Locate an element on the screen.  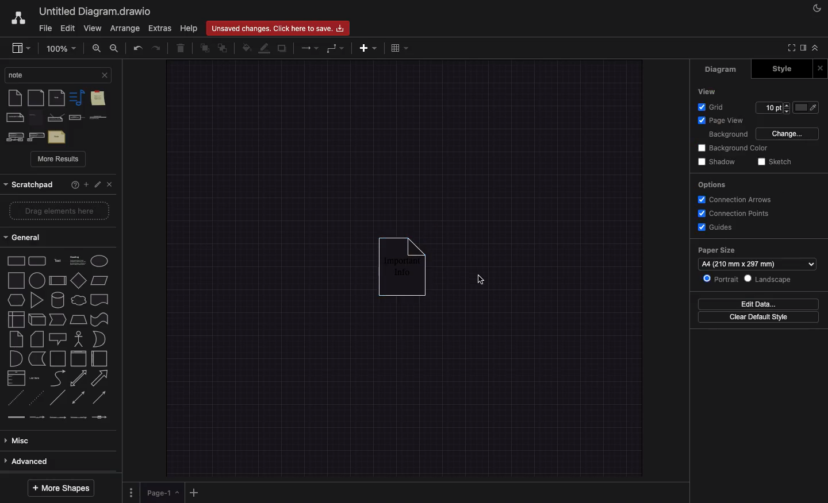
Connection points is located at coordinates (731, 213).